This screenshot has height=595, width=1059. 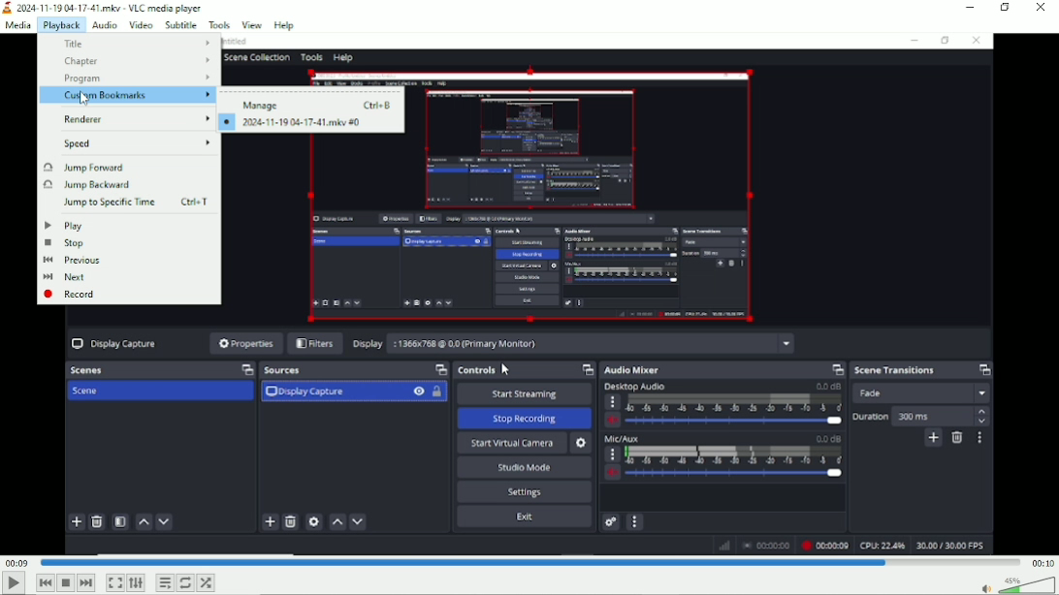 I want to click on Next, so click(x=65, y=277).